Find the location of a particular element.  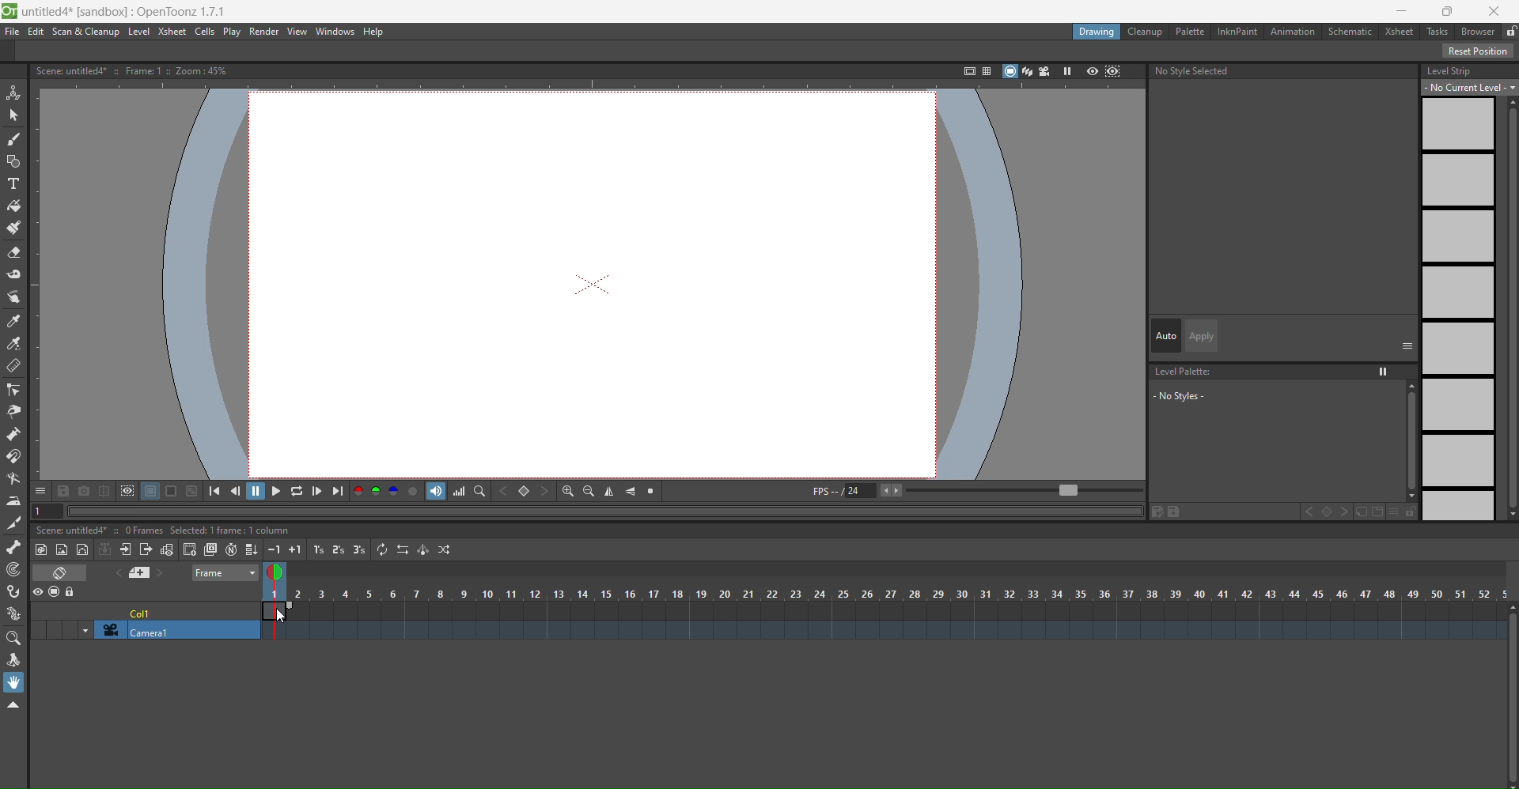

magnifier tool is located at coordinates (13, 640).